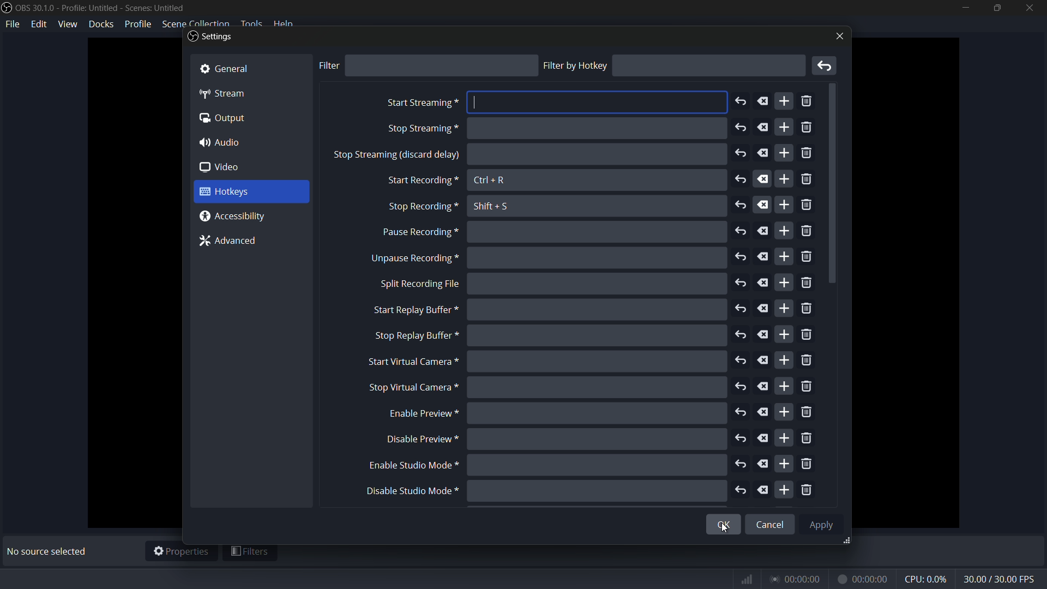 The height and width of the screenshot is (589, 1047). What do you see at coordinates (784, 334) in the screenshot?
I see `add more` at bounding box center [784, 334].